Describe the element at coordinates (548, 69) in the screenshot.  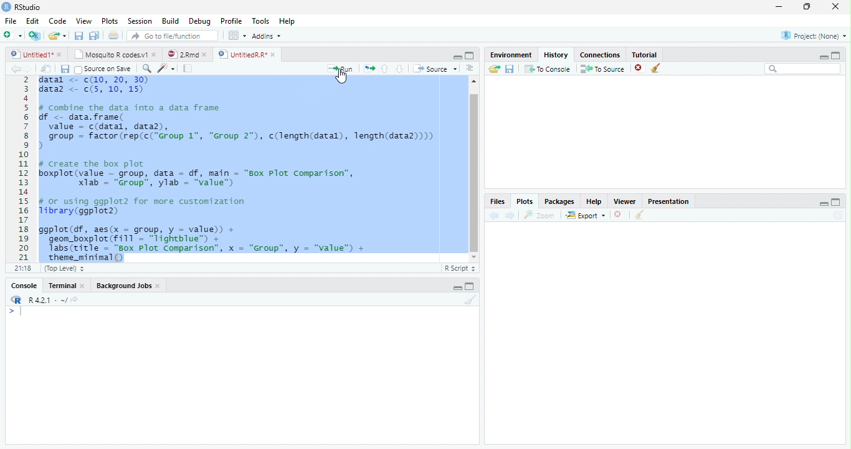
I see `To Console` at that location.